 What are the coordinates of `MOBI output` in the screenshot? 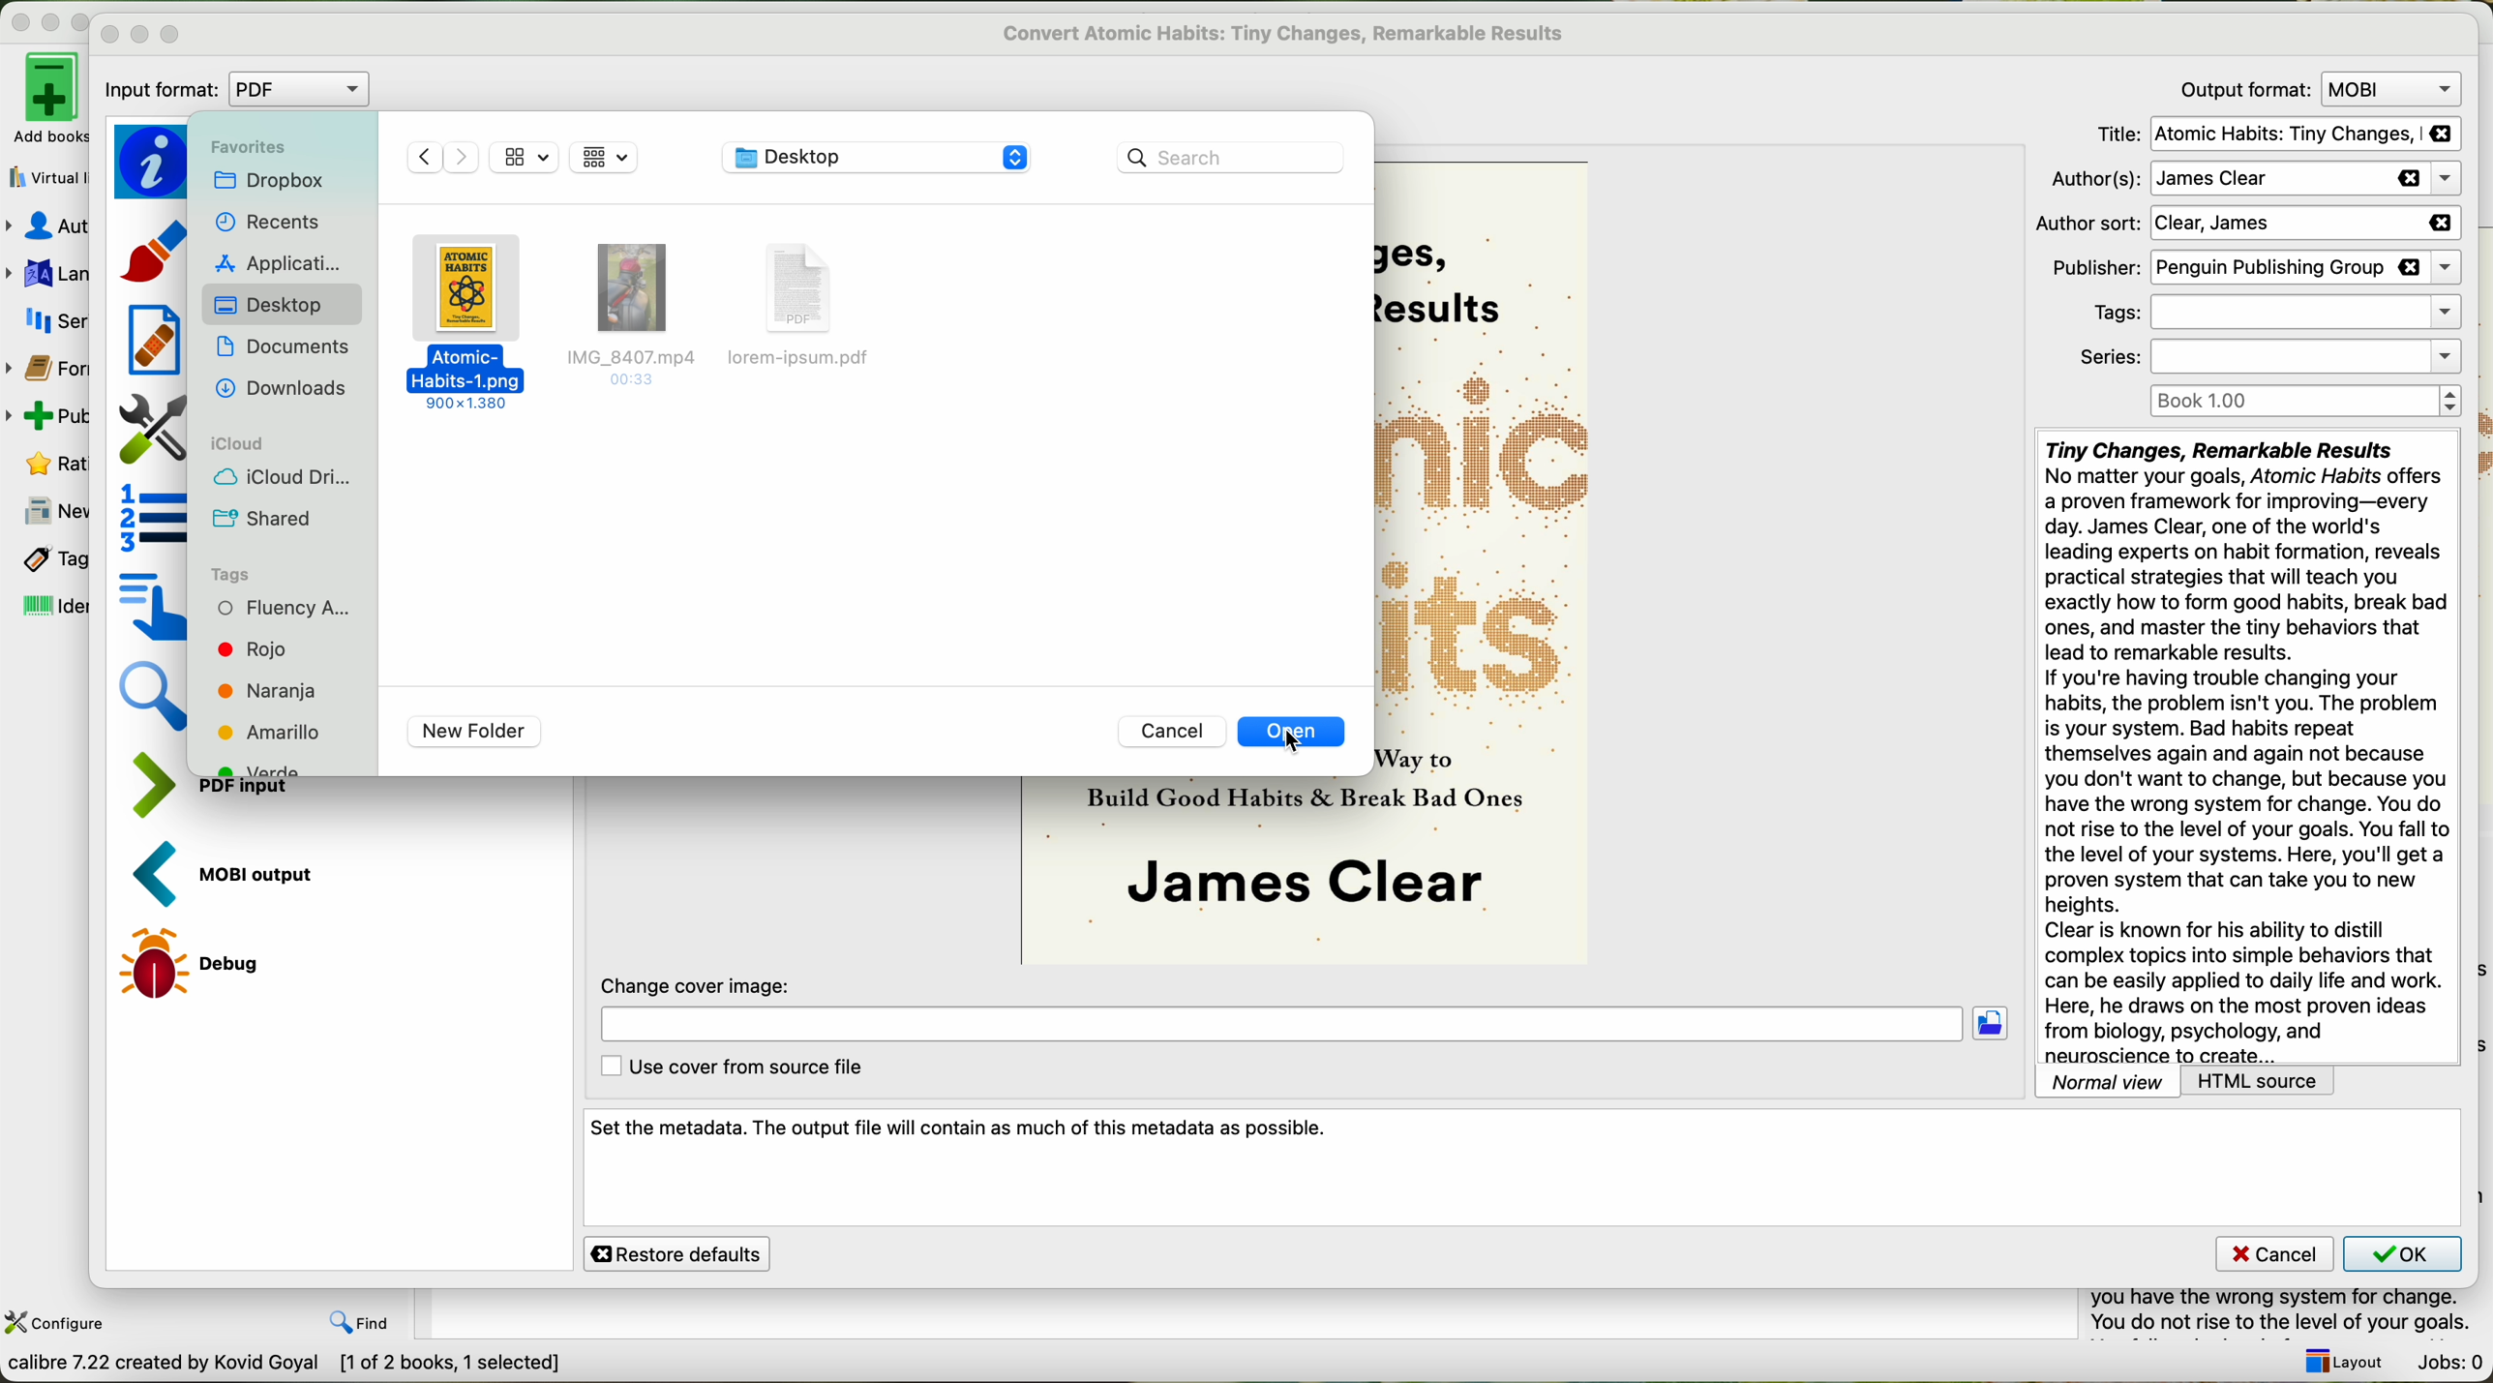 It's located at (235, 875).